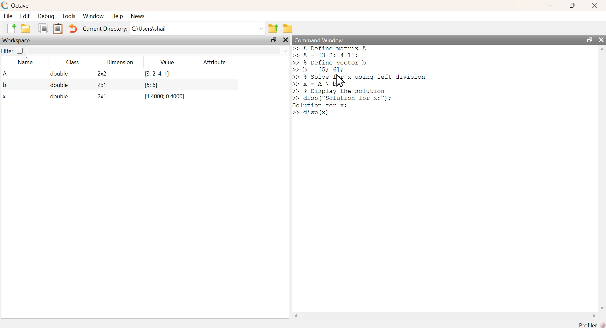 This screenshot has height=328, width=606. Describe the element at coordinates (46, 17) in the screenshot. I see `debug` at that location.